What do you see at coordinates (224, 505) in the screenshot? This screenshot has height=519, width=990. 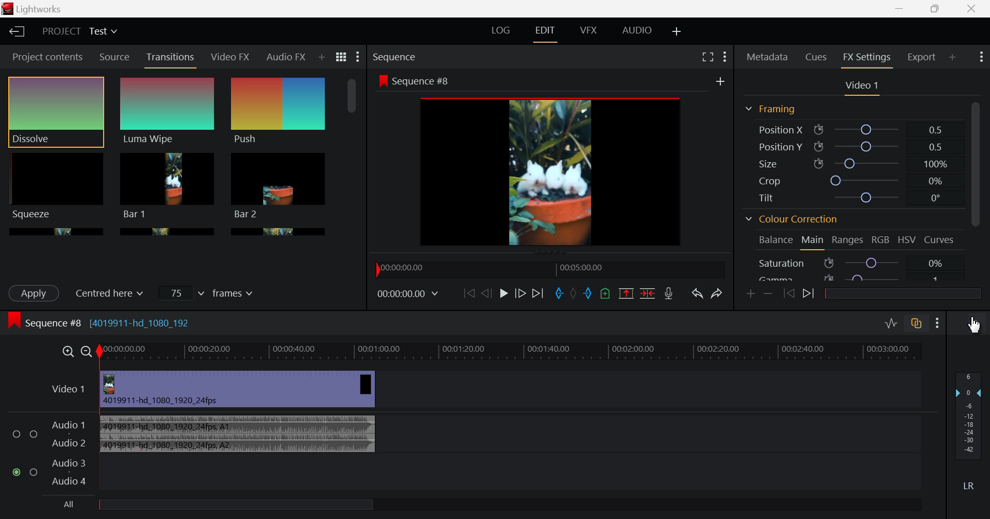 I see `All` at bounding box center [224, 505].